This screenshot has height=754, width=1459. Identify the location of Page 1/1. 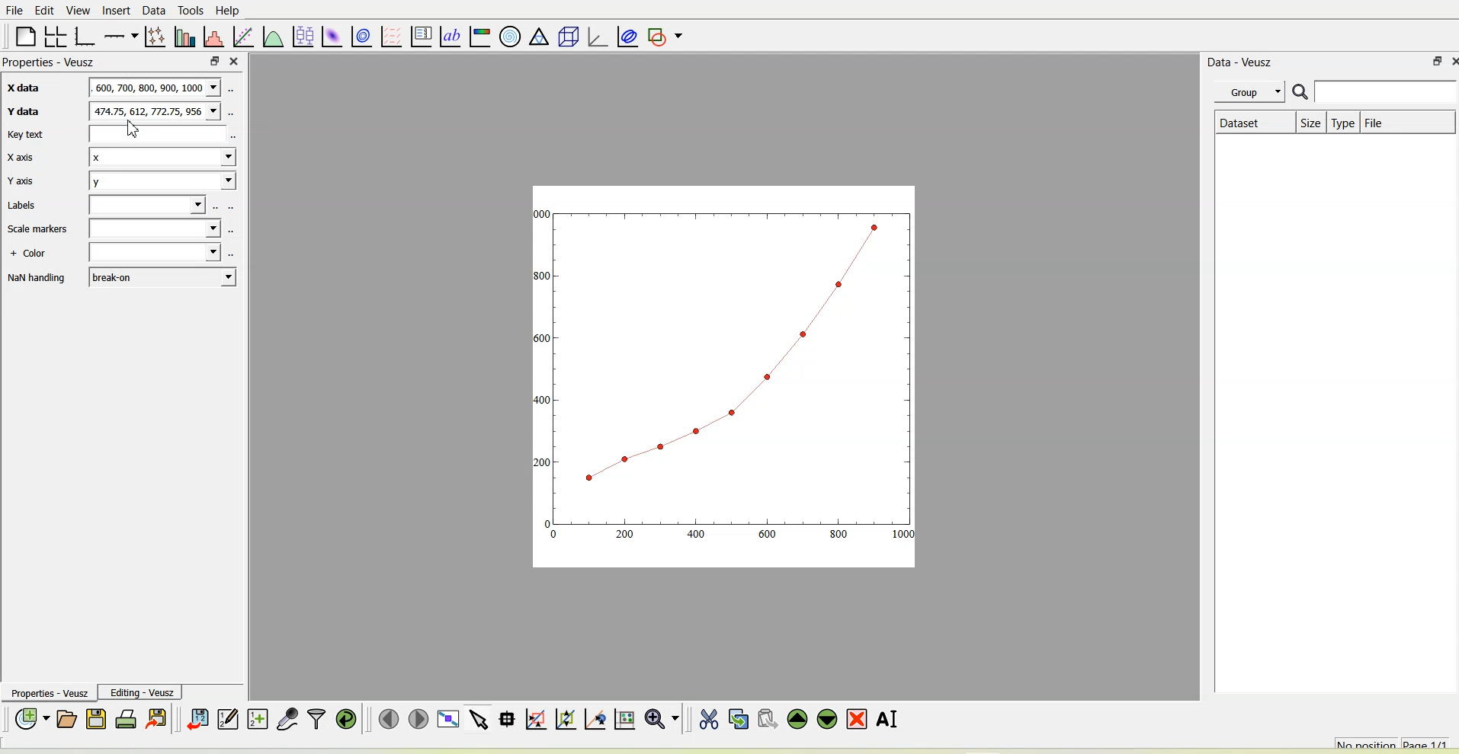
(1431, 743).